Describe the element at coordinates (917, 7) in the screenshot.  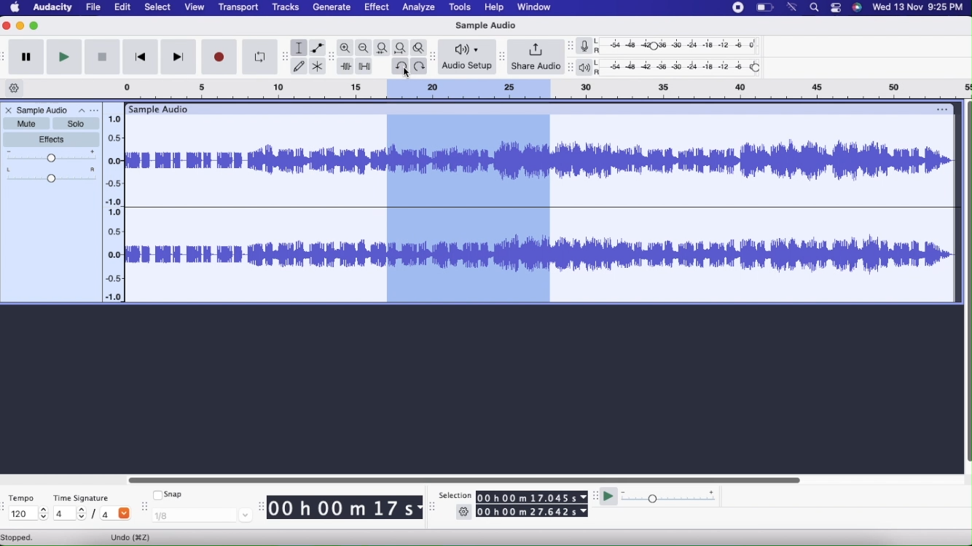
I see `date and time` at that location.